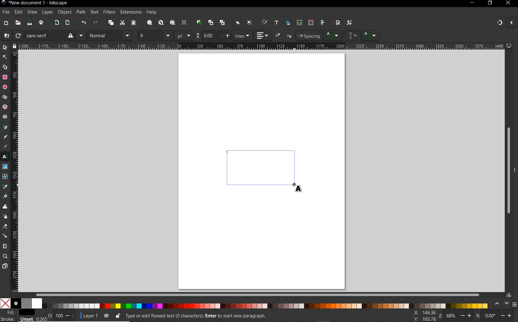  I want to click on measure tool, so click(5, 246).